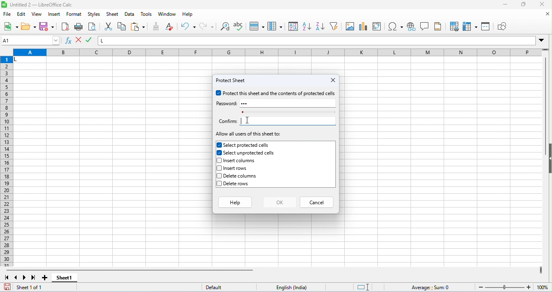 Image resolution: width=552 pixels, height=292 pixels. What do you see at coordinates (364, 287) in the screenshot?
I see `standard selection` at bounding box center [364, 287].